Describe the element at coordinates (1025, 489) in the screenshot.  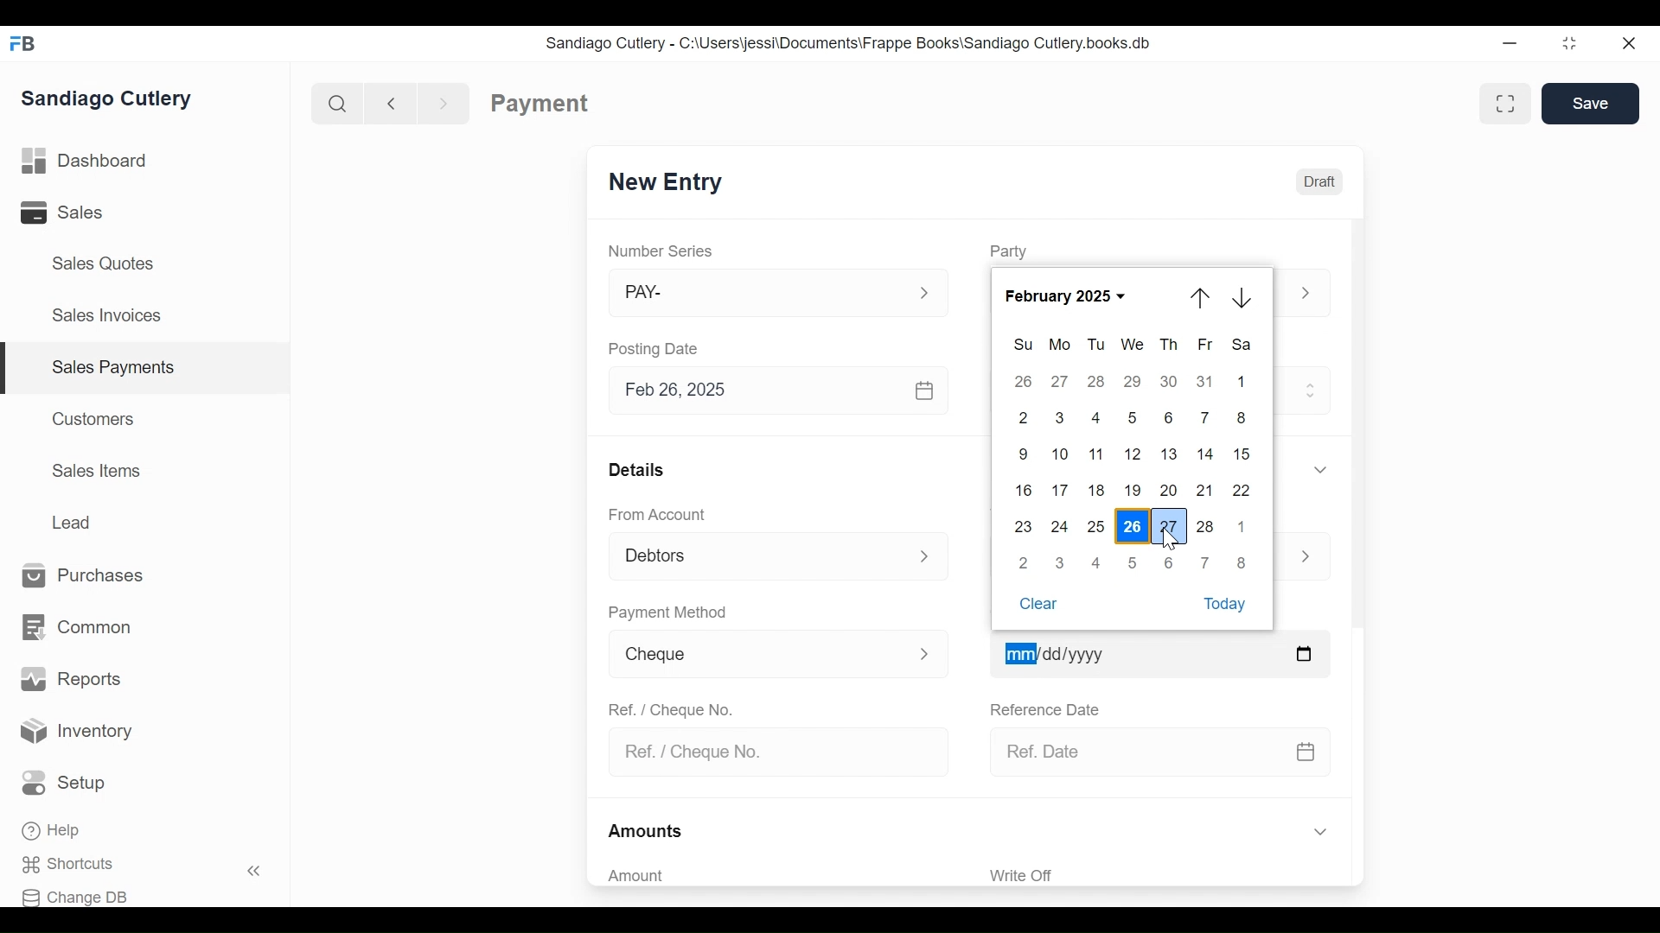
I see `16` at that location.